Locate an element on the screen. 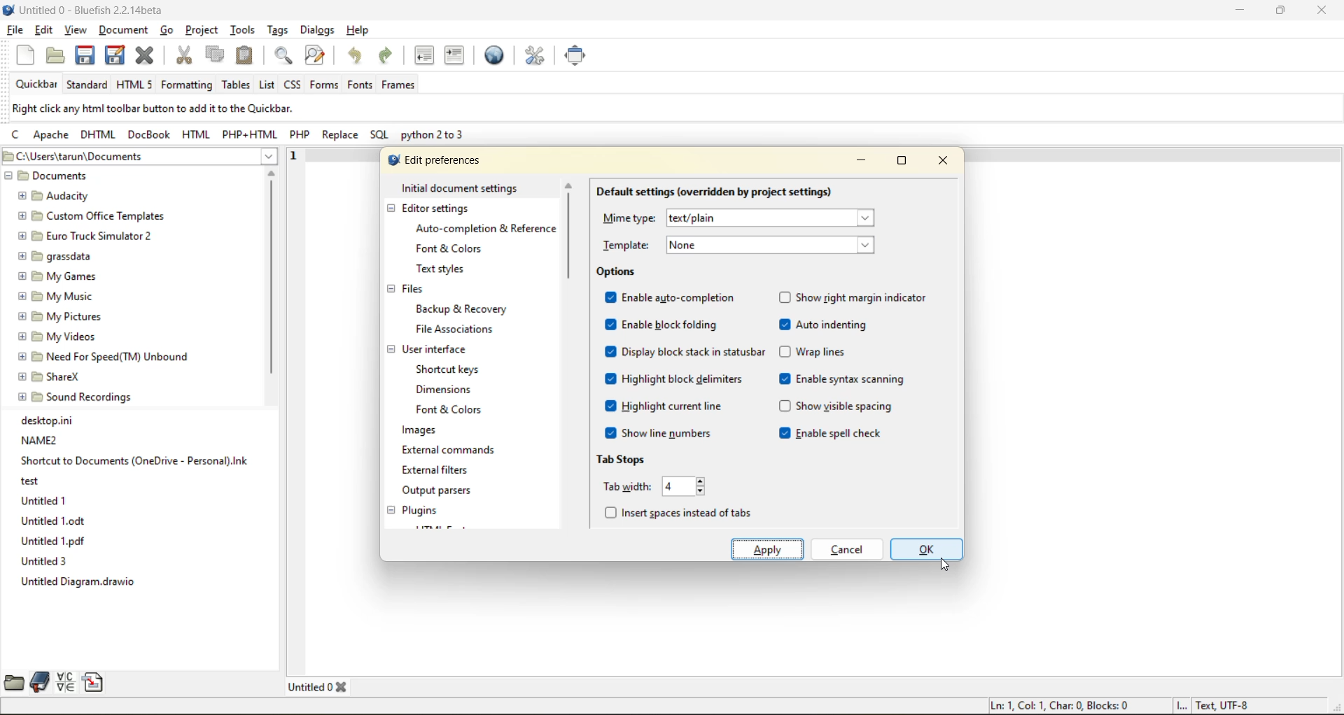 Image resolution: width=1344 pixels, height=715 pixels. tab stops is located at coordinates (623, 459).